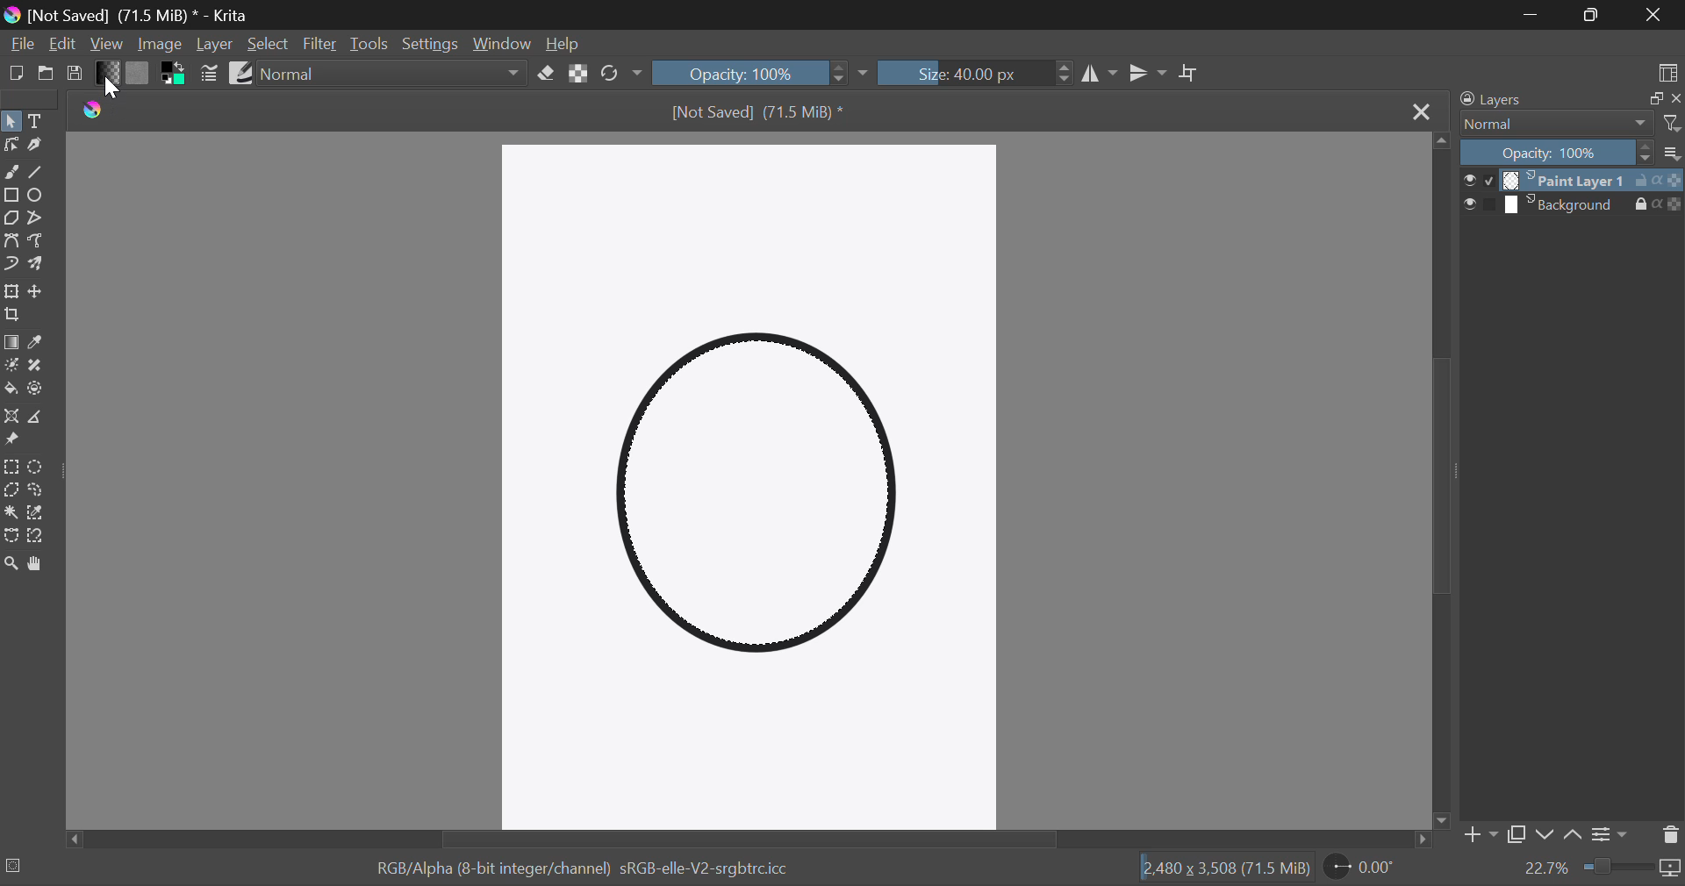 The image size is (1685, 886). What do you see at coordinates (11, 343) in the screenshot?
I see `Gradient Fill` at bounding box center [11, 343].